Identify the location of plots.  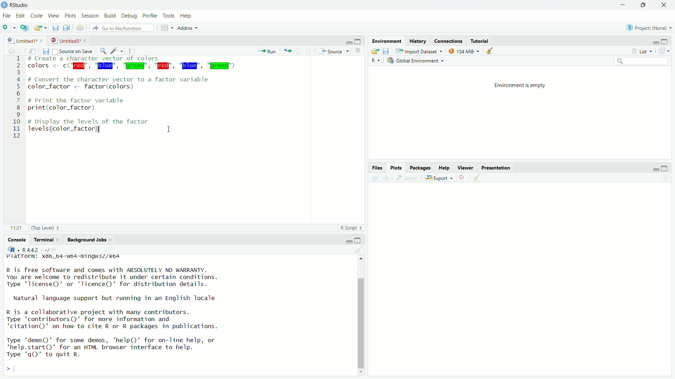
(71, 16).